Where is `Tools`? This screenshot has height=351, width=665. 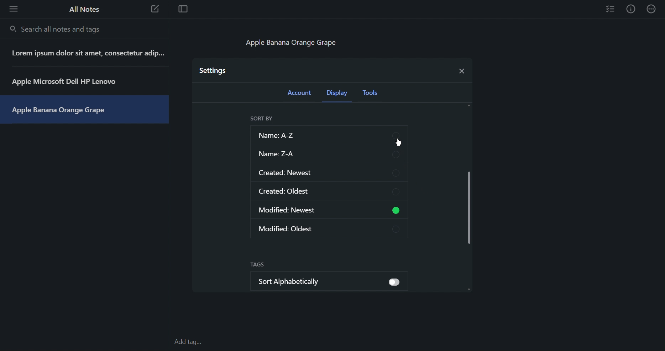
Tools is located at coordinates (373, 95).